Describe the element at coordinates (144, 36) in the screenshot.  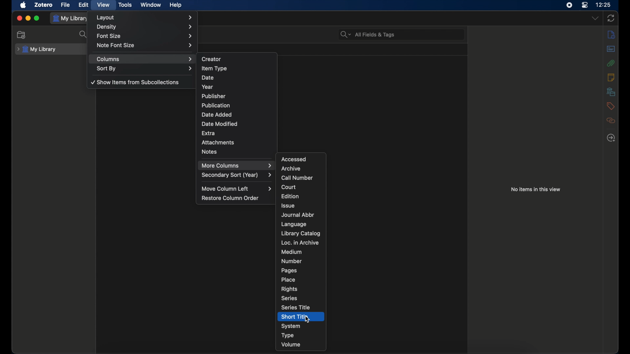
I see `font size` at that location.